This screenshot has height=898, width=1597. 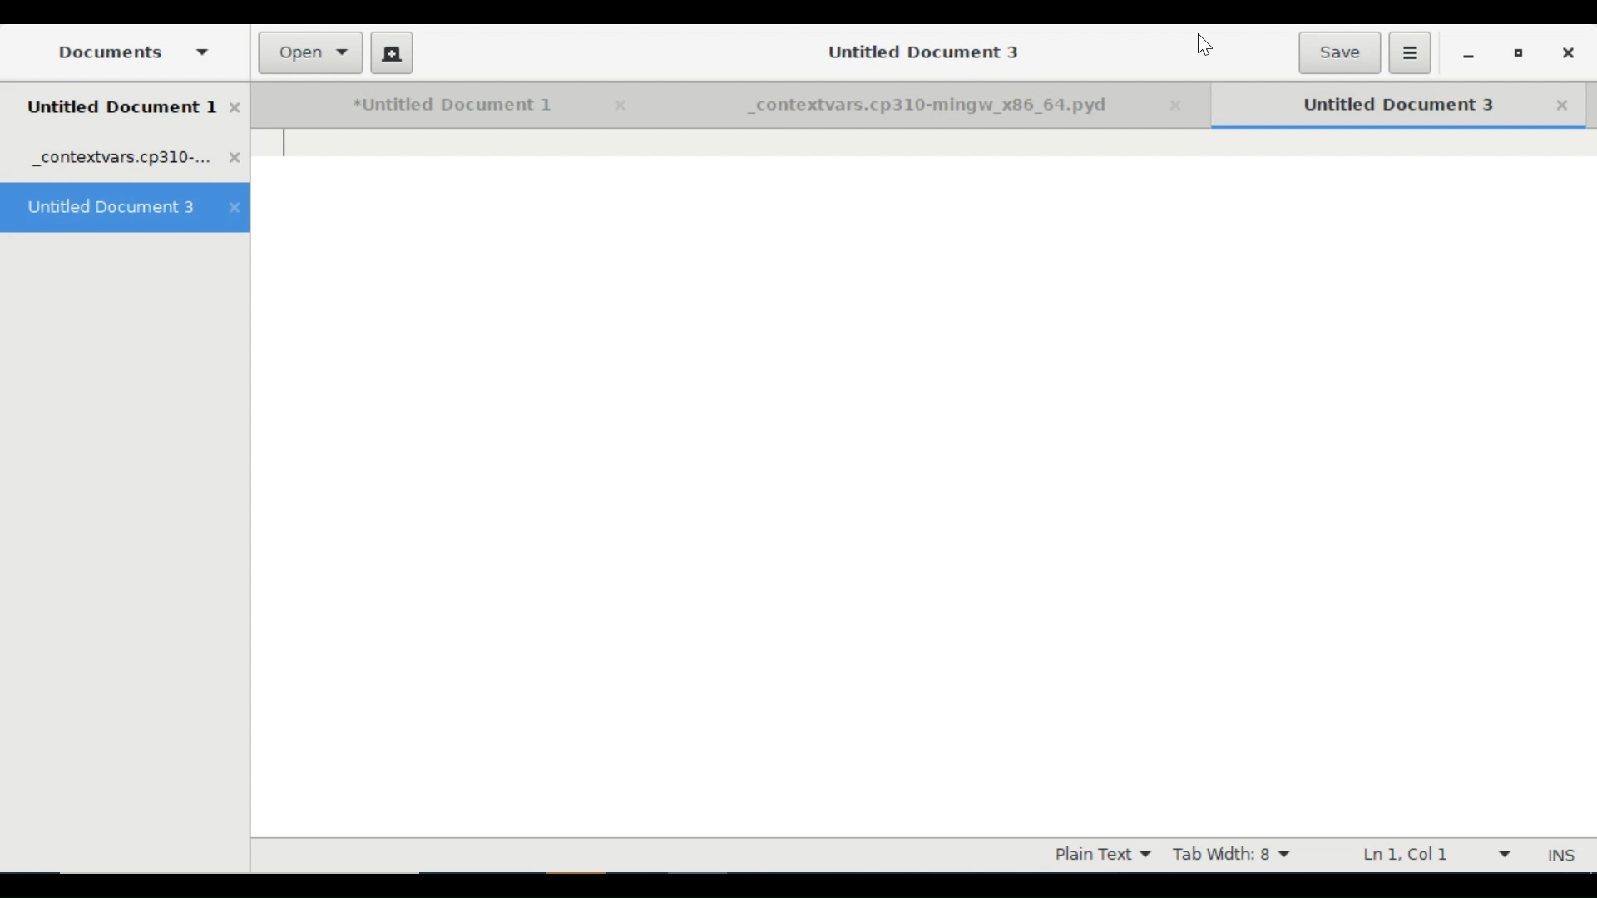 I want to click on _contextvars.cp310-minger_xc86_64.pyd Tab, so click(x=900, y=106).